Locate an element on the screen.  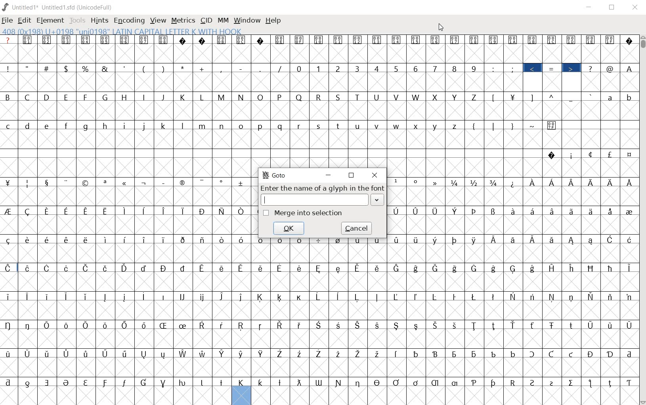
symbols is located at coordinates (416, 182).